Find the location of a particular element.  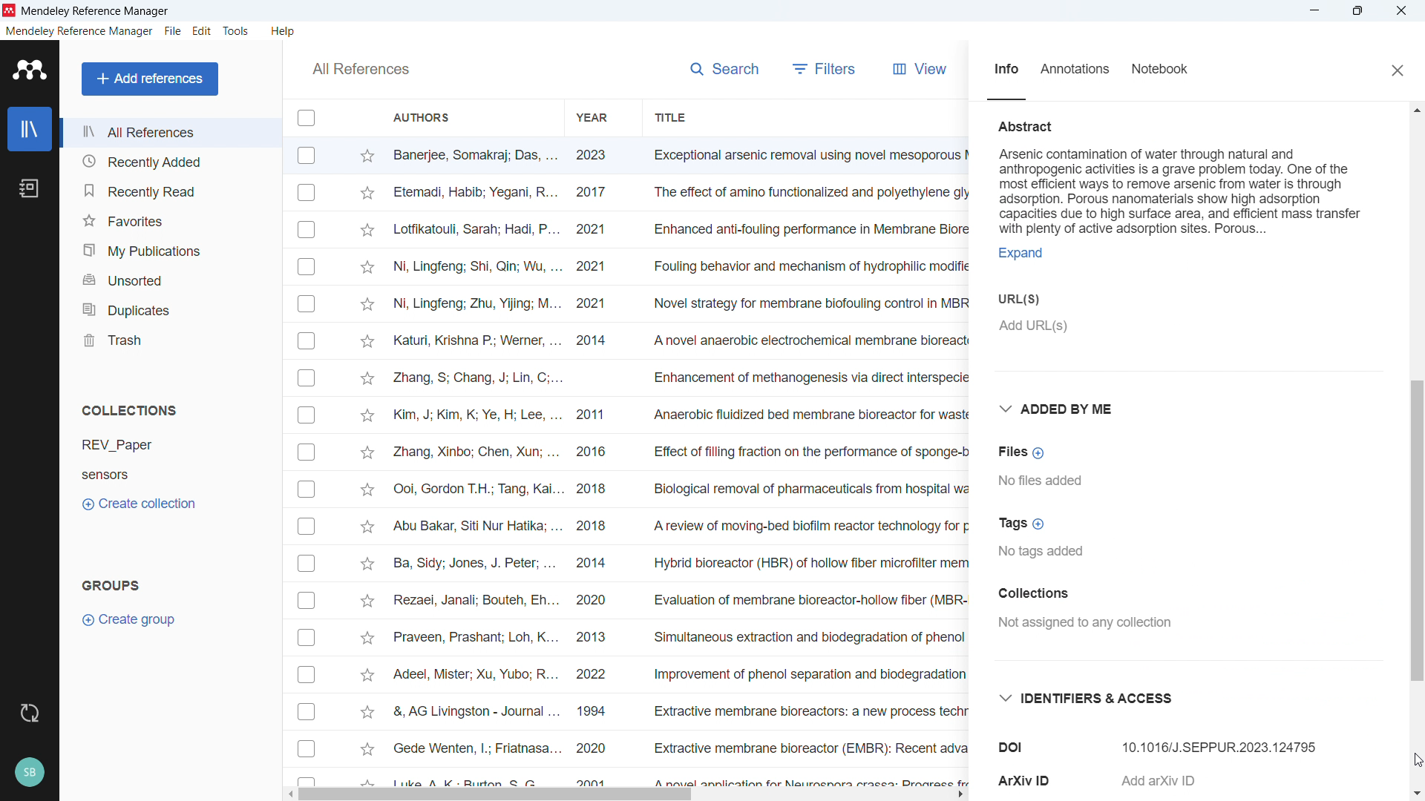

click to starmark individual entries is located at coordinates (364, 712).